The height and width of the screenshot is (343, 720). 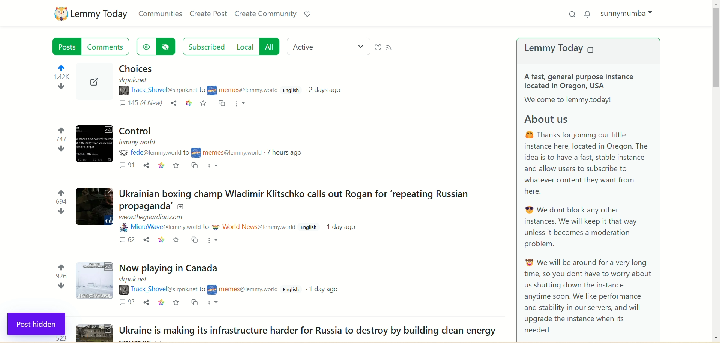 I want to click on favorite, so click(x=178, y=303).